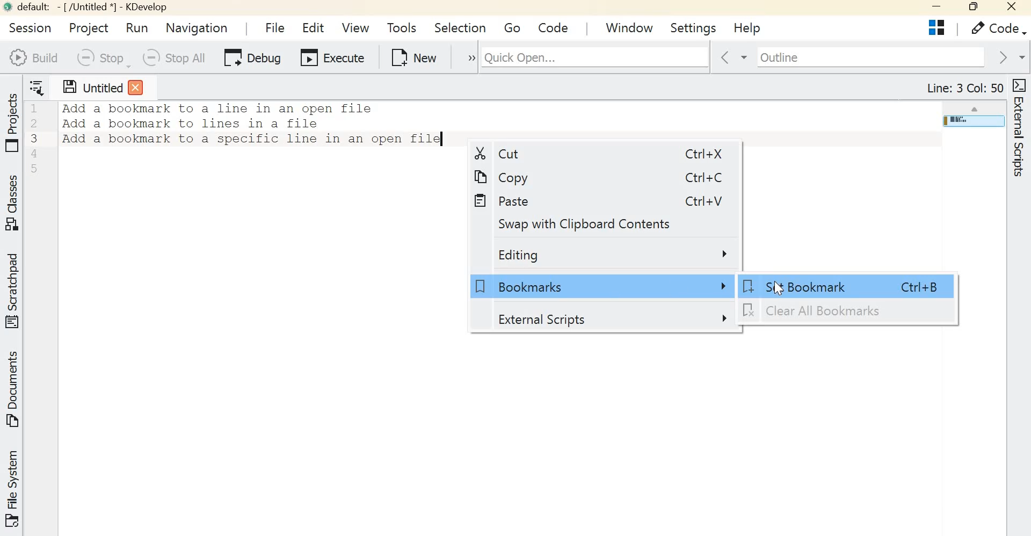  I want to click on Paste, so click(504, 201).